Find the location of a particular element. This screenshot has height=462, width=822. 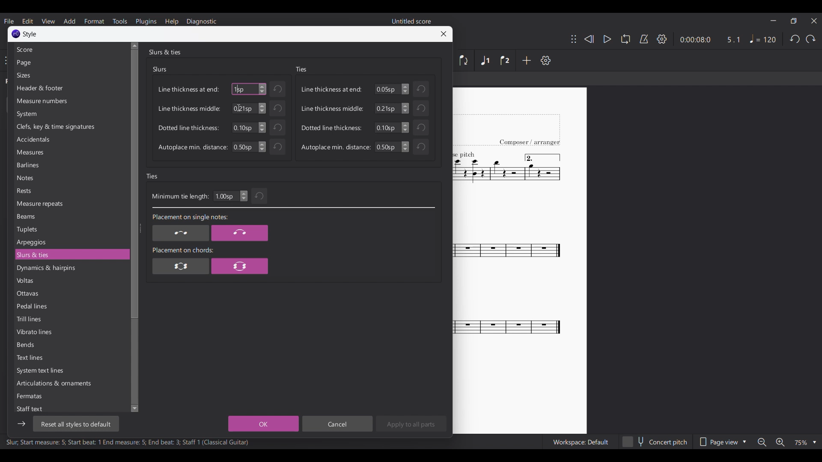

Reset all styles to default is located at coordinates (75, 424).